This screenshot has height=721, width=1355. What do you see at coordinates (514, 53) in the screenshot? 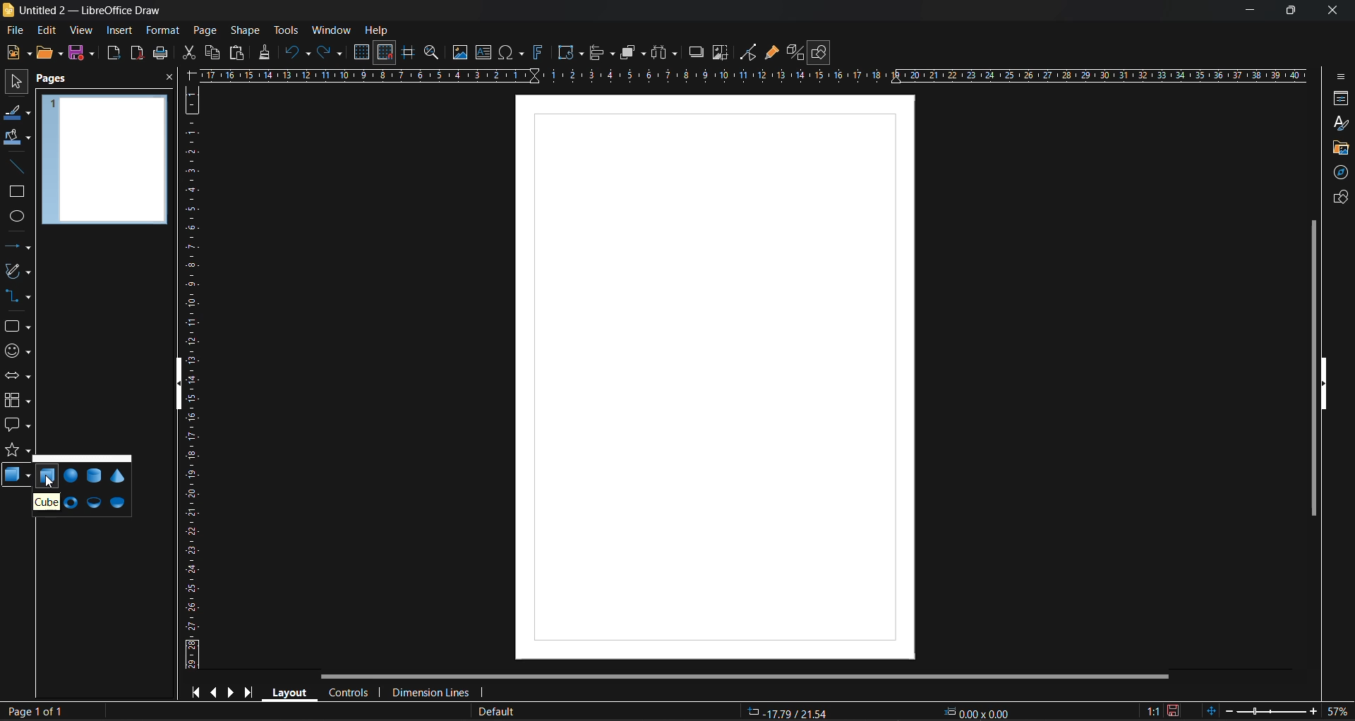
I see `special characters` at bounding box center [514, 53].